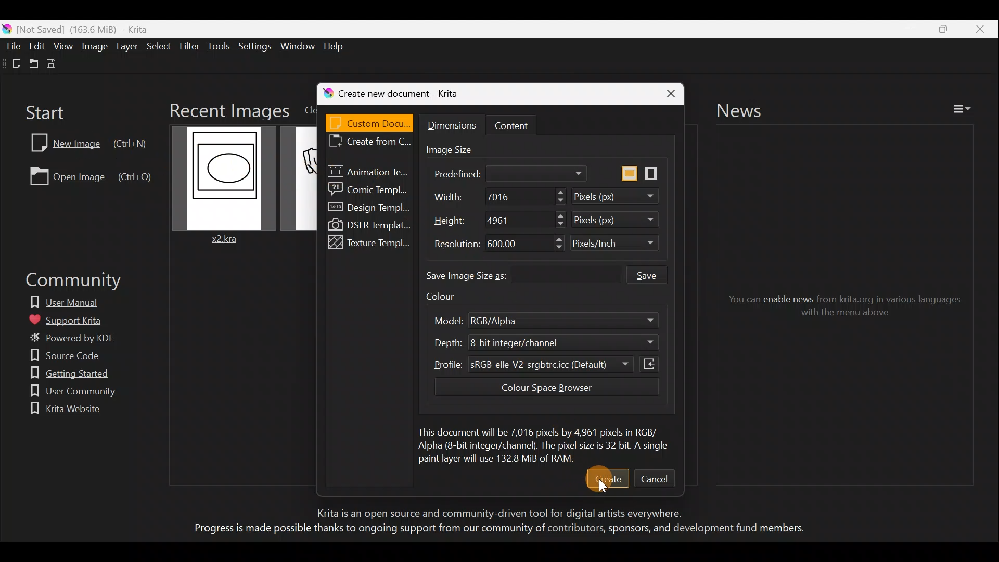 The image size is (999, 562). I want to click on Save, so click(54, 66).